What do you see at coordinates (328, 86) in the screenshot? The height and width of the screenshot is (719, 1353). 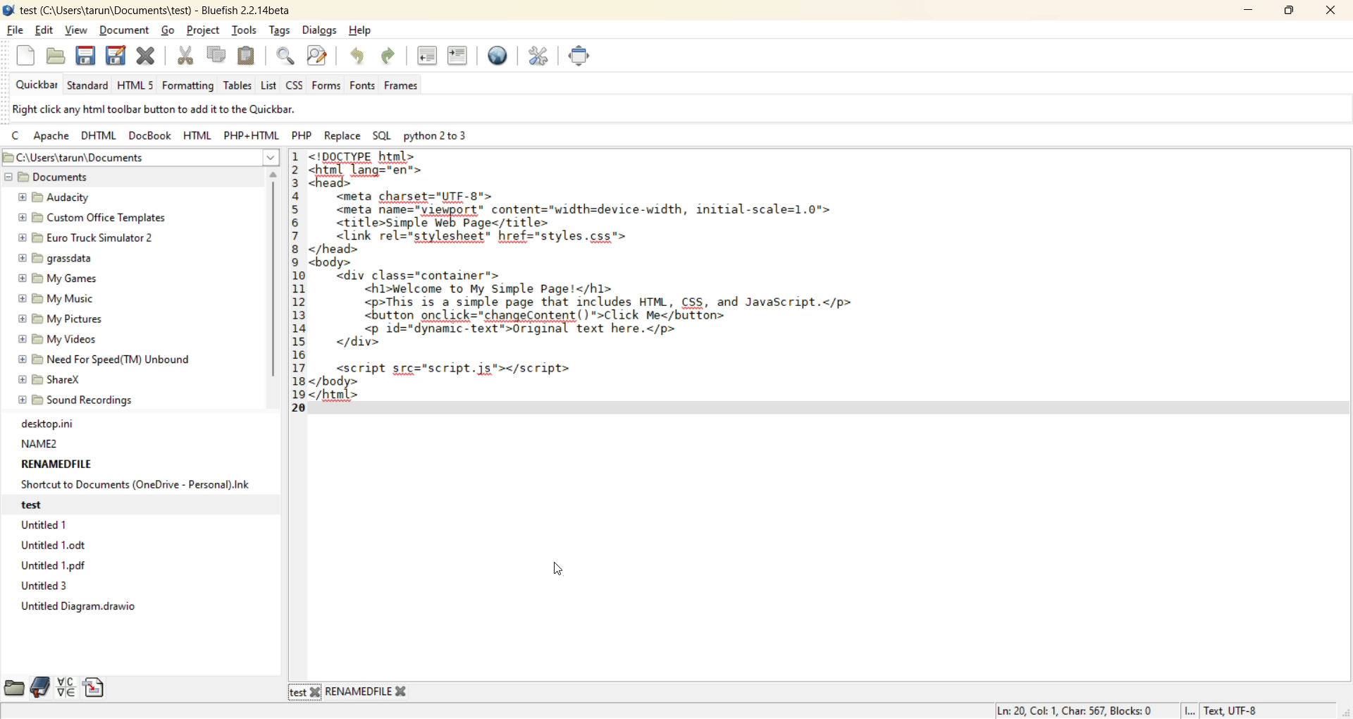 I see `forms` at bounding box center [328, 86].